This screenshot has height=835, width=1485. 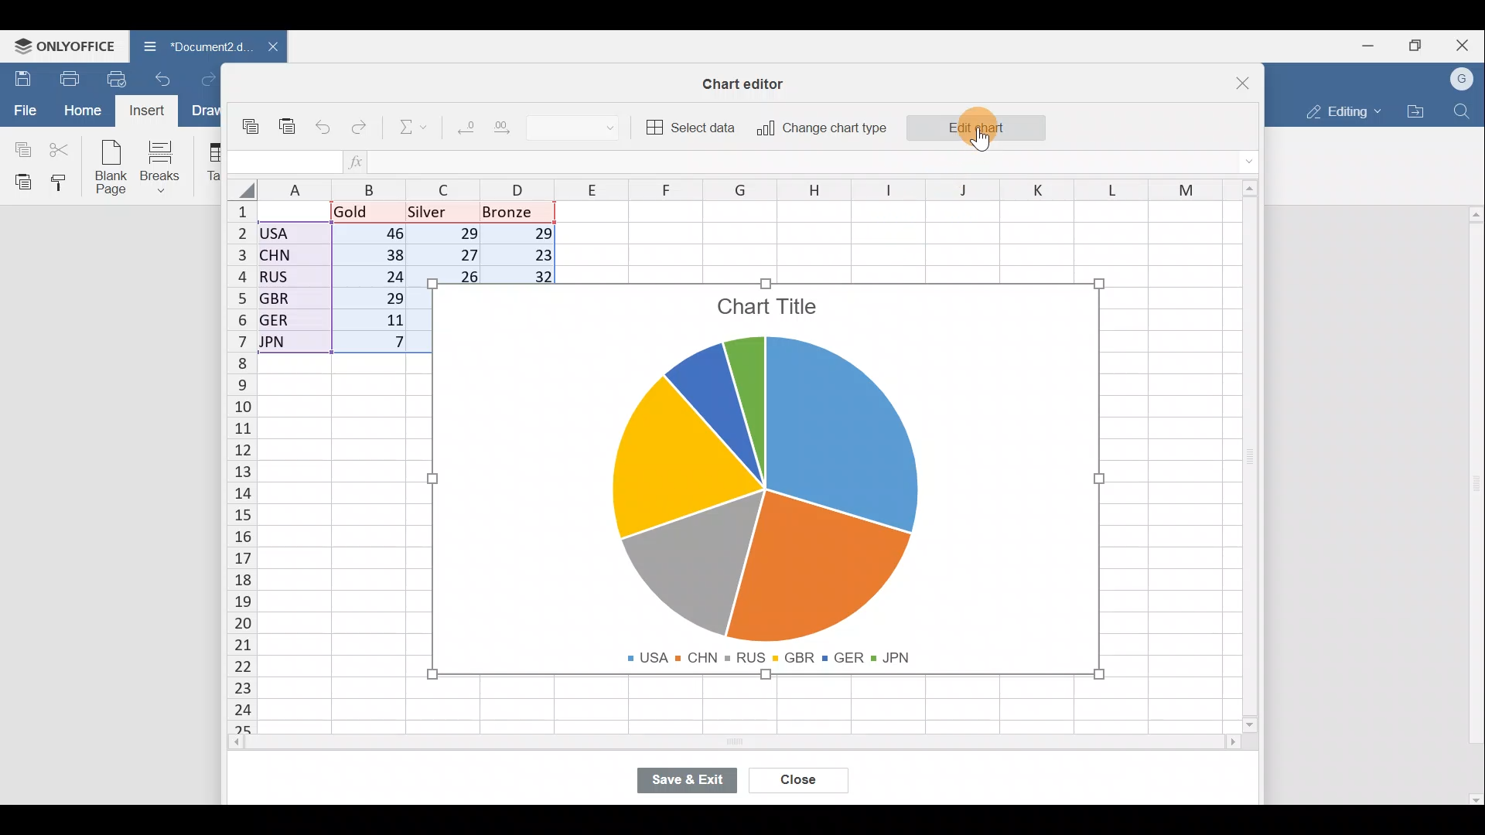 I want to click on Close, so click(x=1466, y=44).